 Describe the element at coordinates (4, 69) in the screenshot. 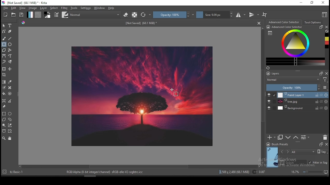

I see `transform a layer or a selection` at that location.